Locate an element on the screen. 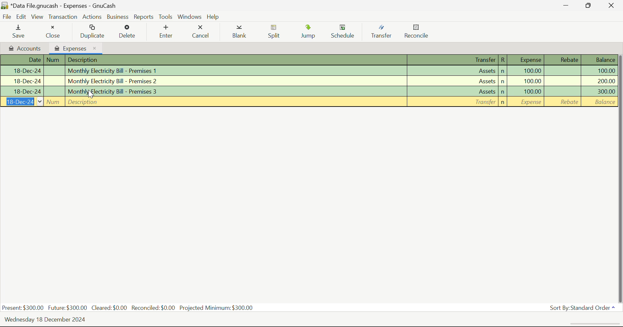 The width and height of the screenshot is (623, 327). Edit is located at coordinates (22, 17).